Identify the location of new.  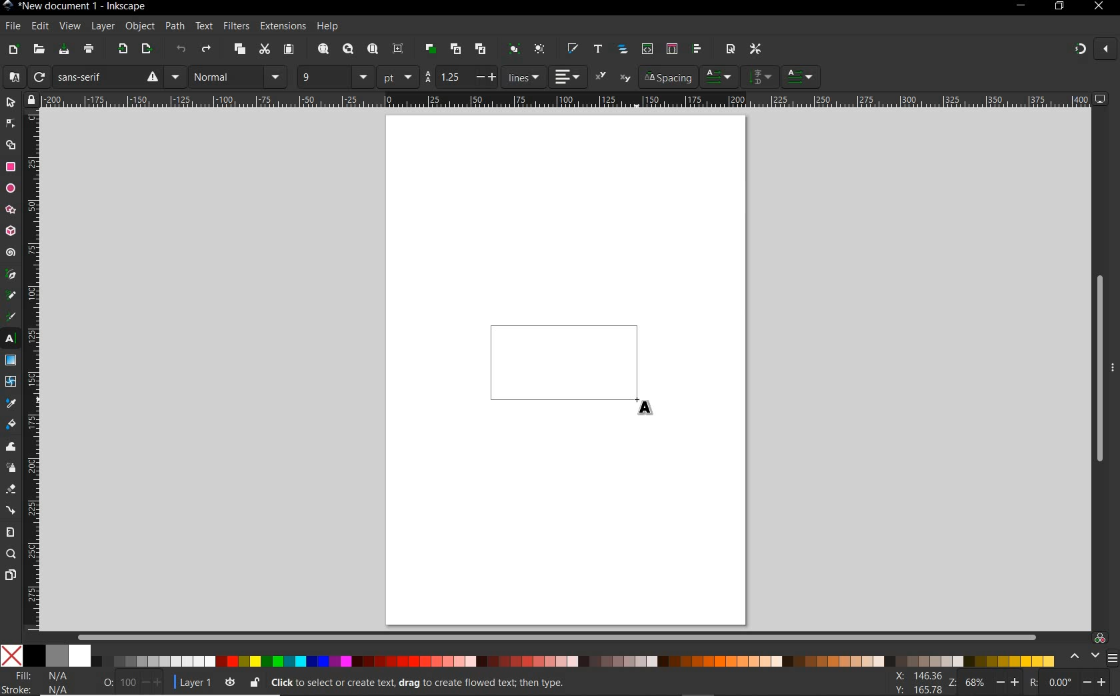
(13, 50).